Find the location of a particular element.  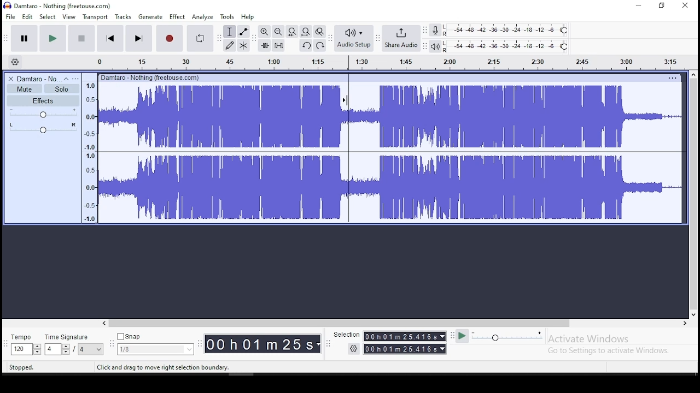

time menu is located at coordinates (404, 336).